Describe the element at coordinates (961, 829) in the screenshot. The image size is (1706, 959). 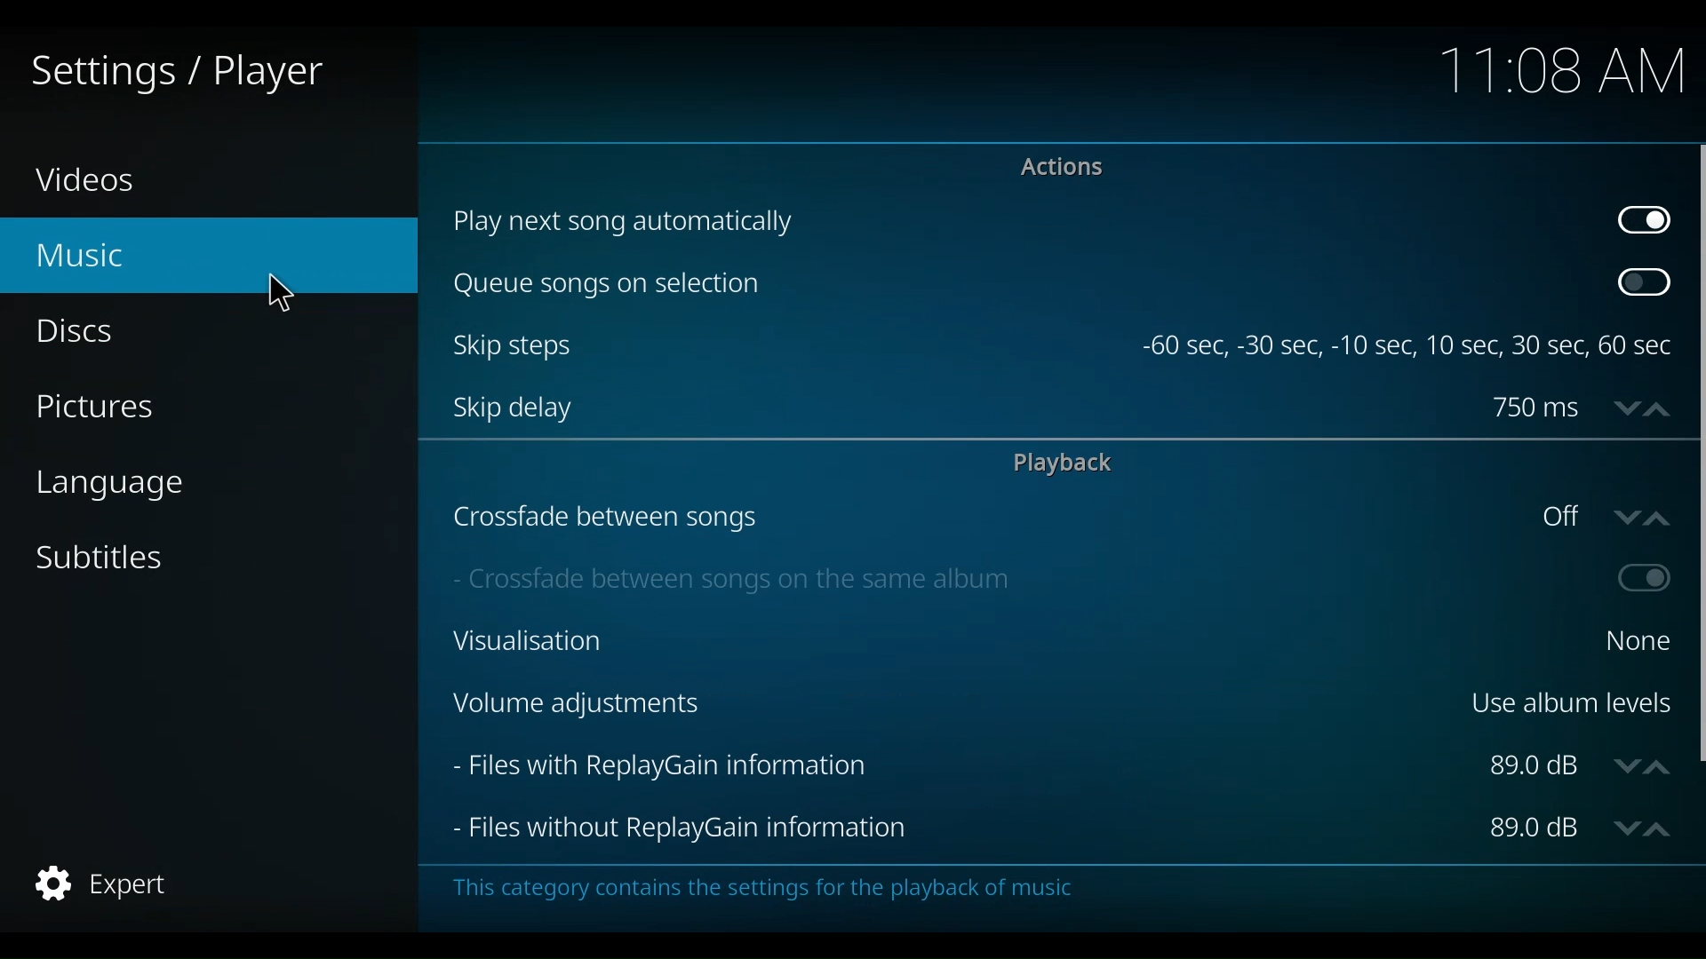
I see `Files without ReplayGain Information` at that location.